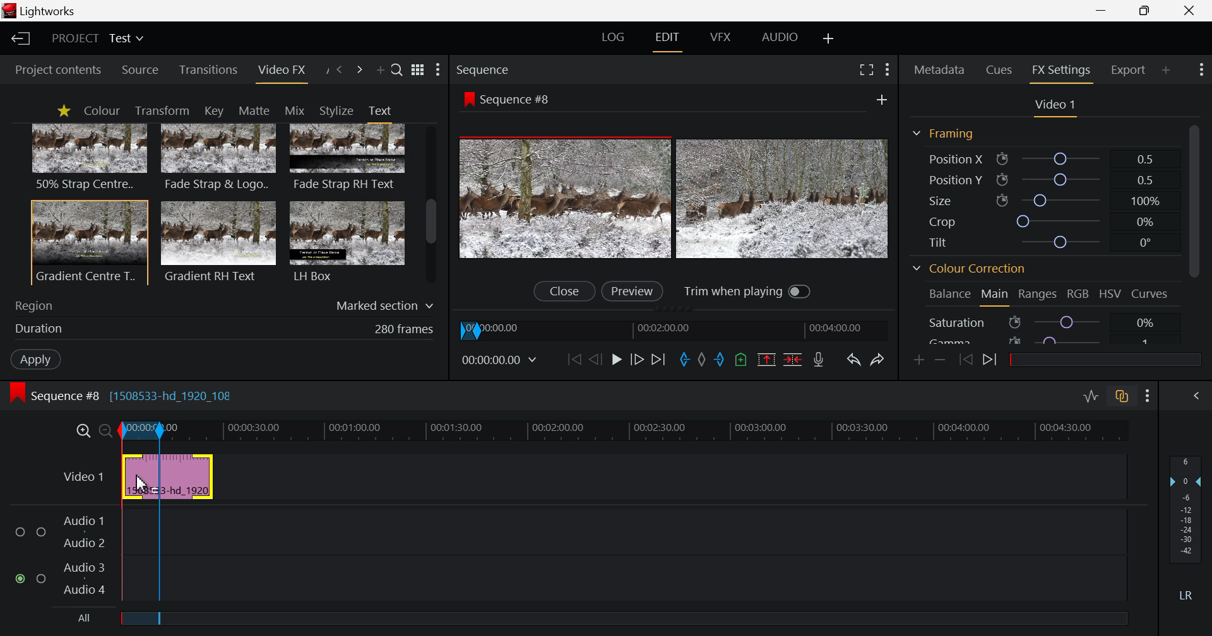 This screenshot has height=636, width=1212. I want to click on VFX Layout, so click(723, 37).